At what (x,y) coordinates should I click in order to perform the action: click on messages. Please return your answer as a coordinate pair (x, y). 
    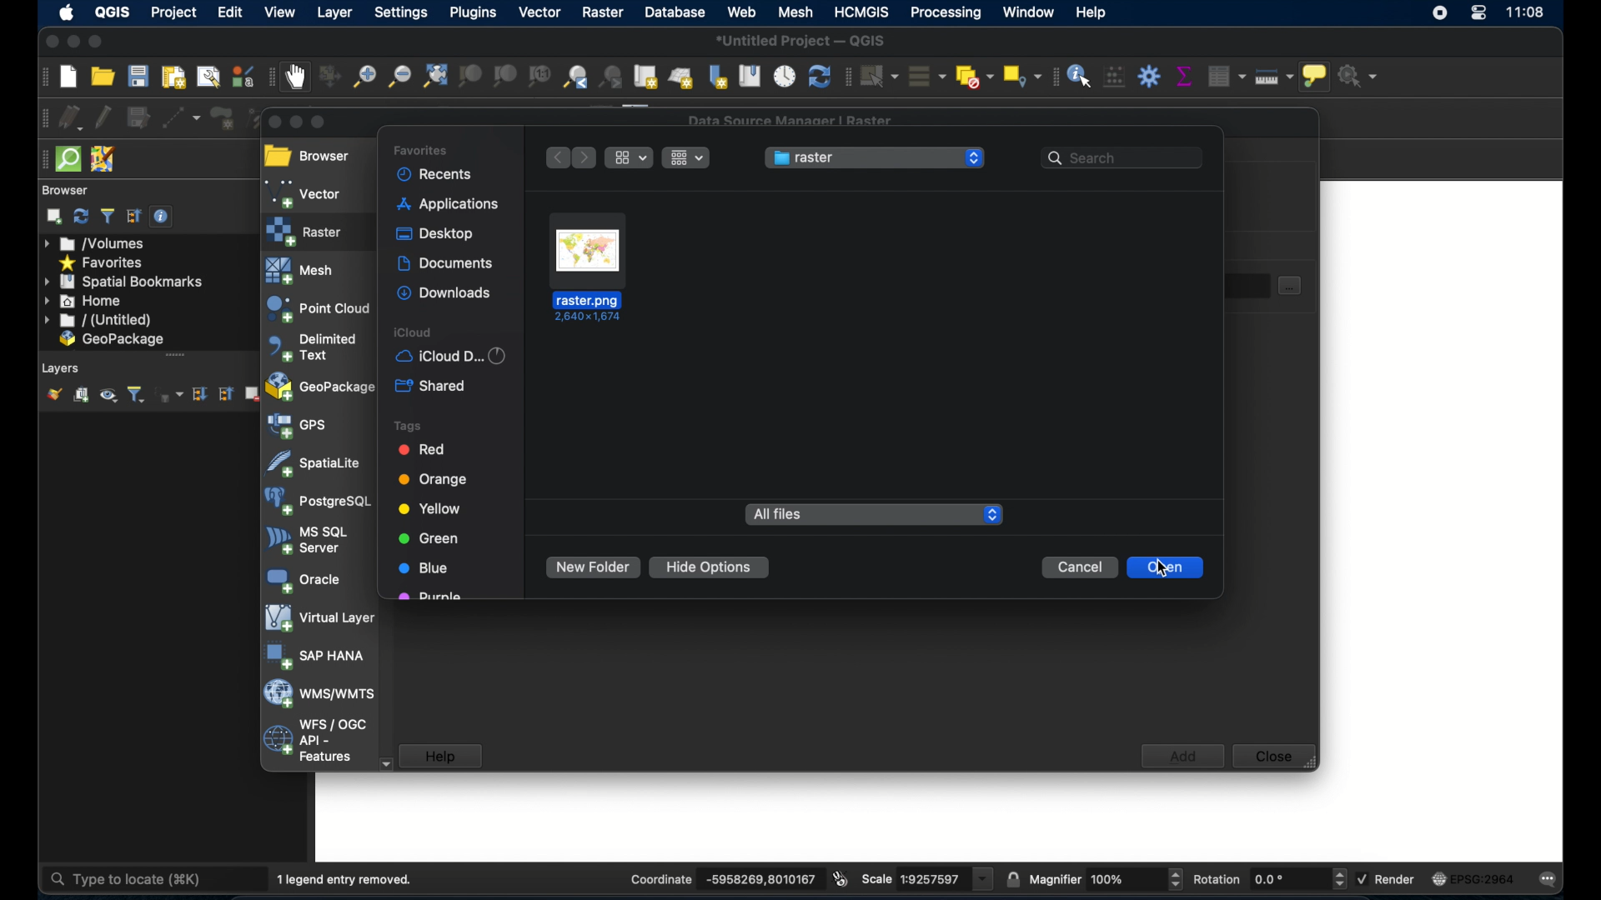
    Looking at the image, I should click on (1553, 878).